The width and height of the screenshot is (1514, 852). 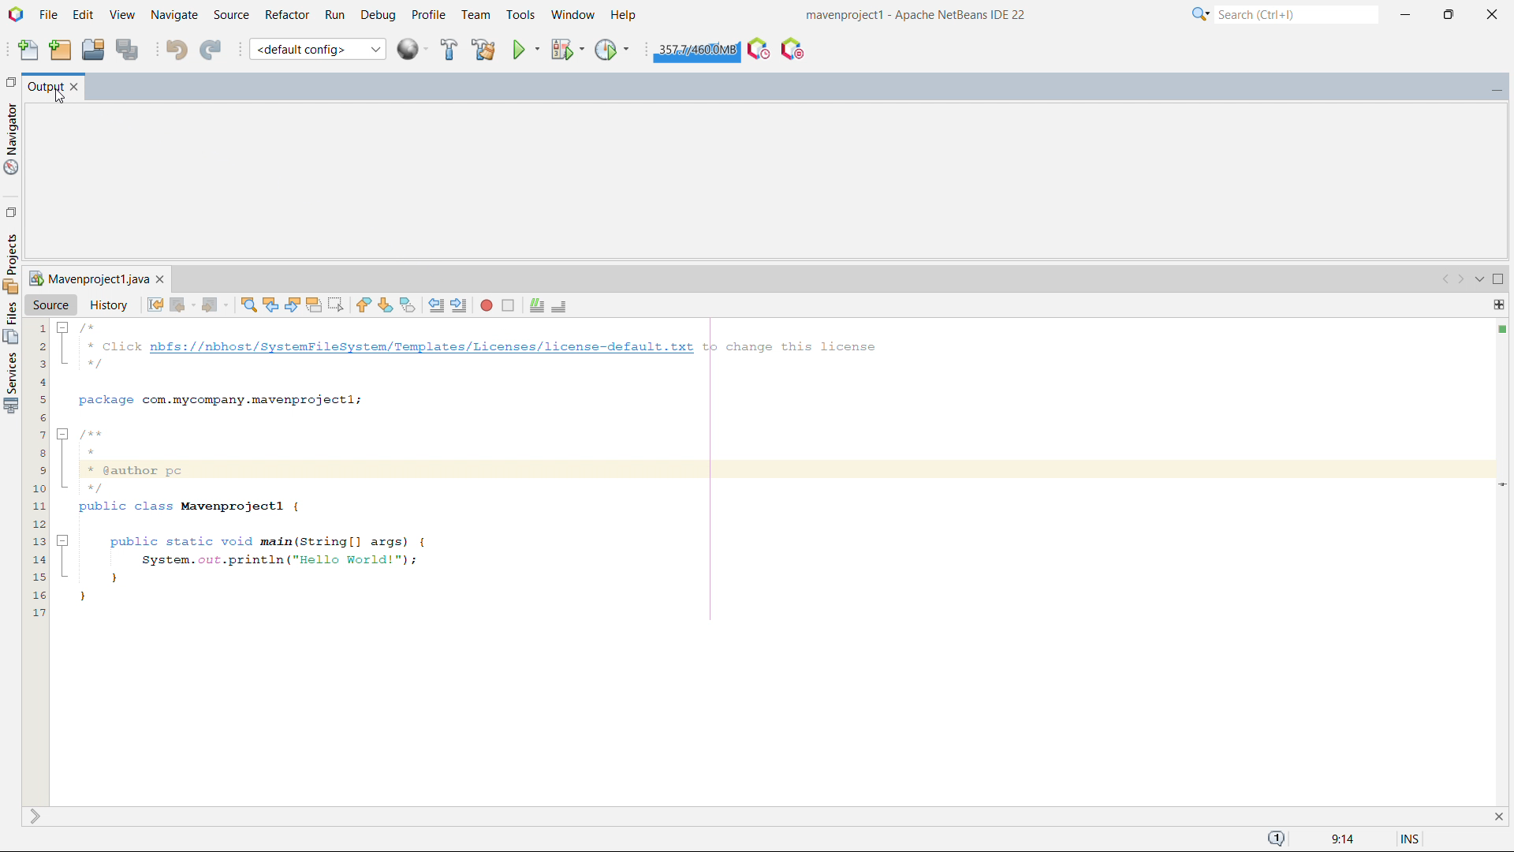 What do you see at coordinates (1446, 280) in the screenshot?
I see `scroll left` at bounding box center [1446, 280].